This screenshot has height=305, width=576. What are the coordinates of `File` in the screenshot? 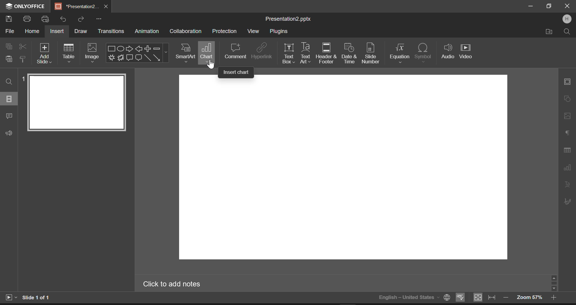 It's located at (9, 32).